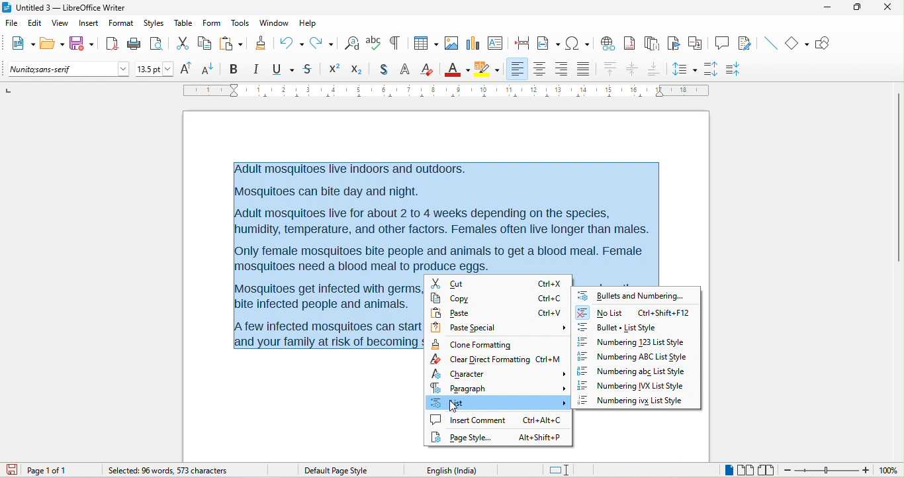 Image resolution: width=904 pixels, height=478 pixels. What do you see at coordinates (633, 358) in the screenshot?
I see `numbering abc list style` at bounding box center [633, 358].